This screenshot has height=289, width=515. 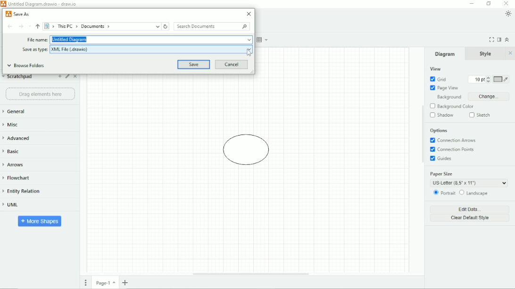 What do you see at coordinates (247, 151) in the screenshot?
I see `Diagram of circle` at bounding box center [247, 151].